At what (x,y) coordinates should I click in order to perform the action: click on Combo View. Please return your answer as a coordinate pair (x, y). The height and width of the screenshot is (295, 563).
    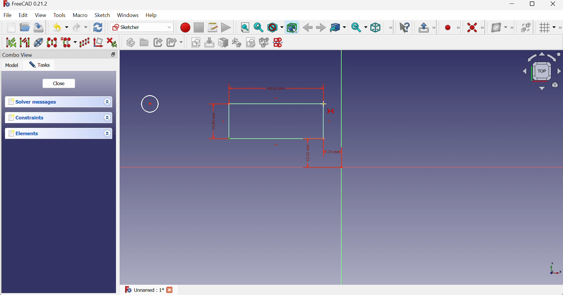
    Looking at the image, I should click on (17, 55).